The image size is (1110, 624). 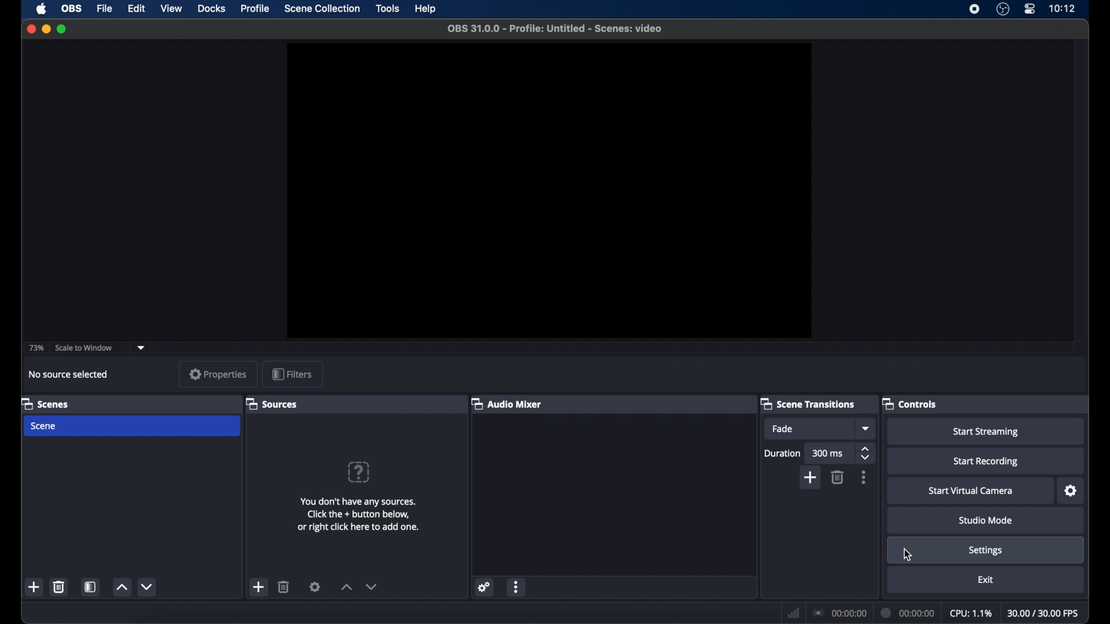 What do you see at coordinates (63, 29) in the screenshot?
I see `maximize` at bounding box center [63, 29].